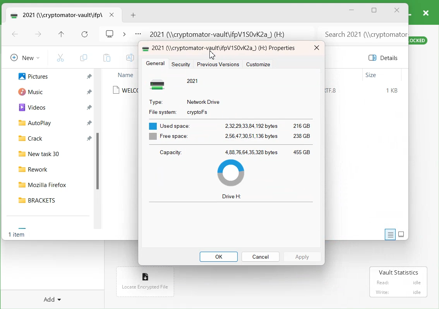  What do you see at coordinates (144, 287) in the screenshot?
I see `Locate Encrypted File` at bounding box center [144, 287].